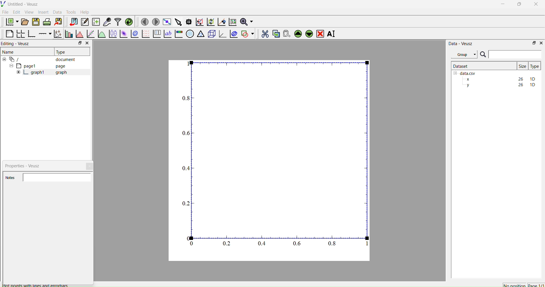 This screenshot has height=287, width=545. I want to click on Plot bar charts, so click(68, 34).